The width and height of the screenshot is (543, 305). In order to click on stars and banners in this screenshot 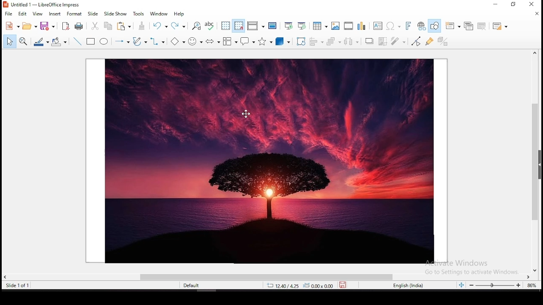, I will do `click(266, 42)`.